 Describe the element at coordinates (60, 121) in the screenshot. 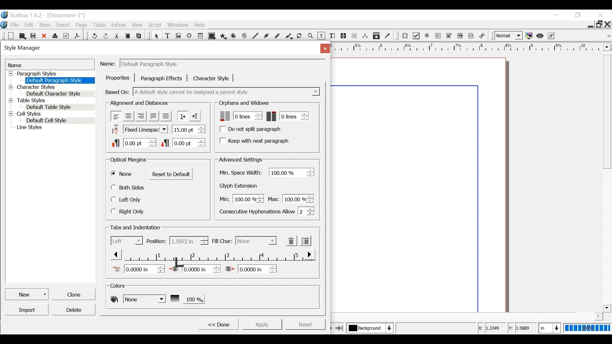

I see `Default Cell Style` at that location.